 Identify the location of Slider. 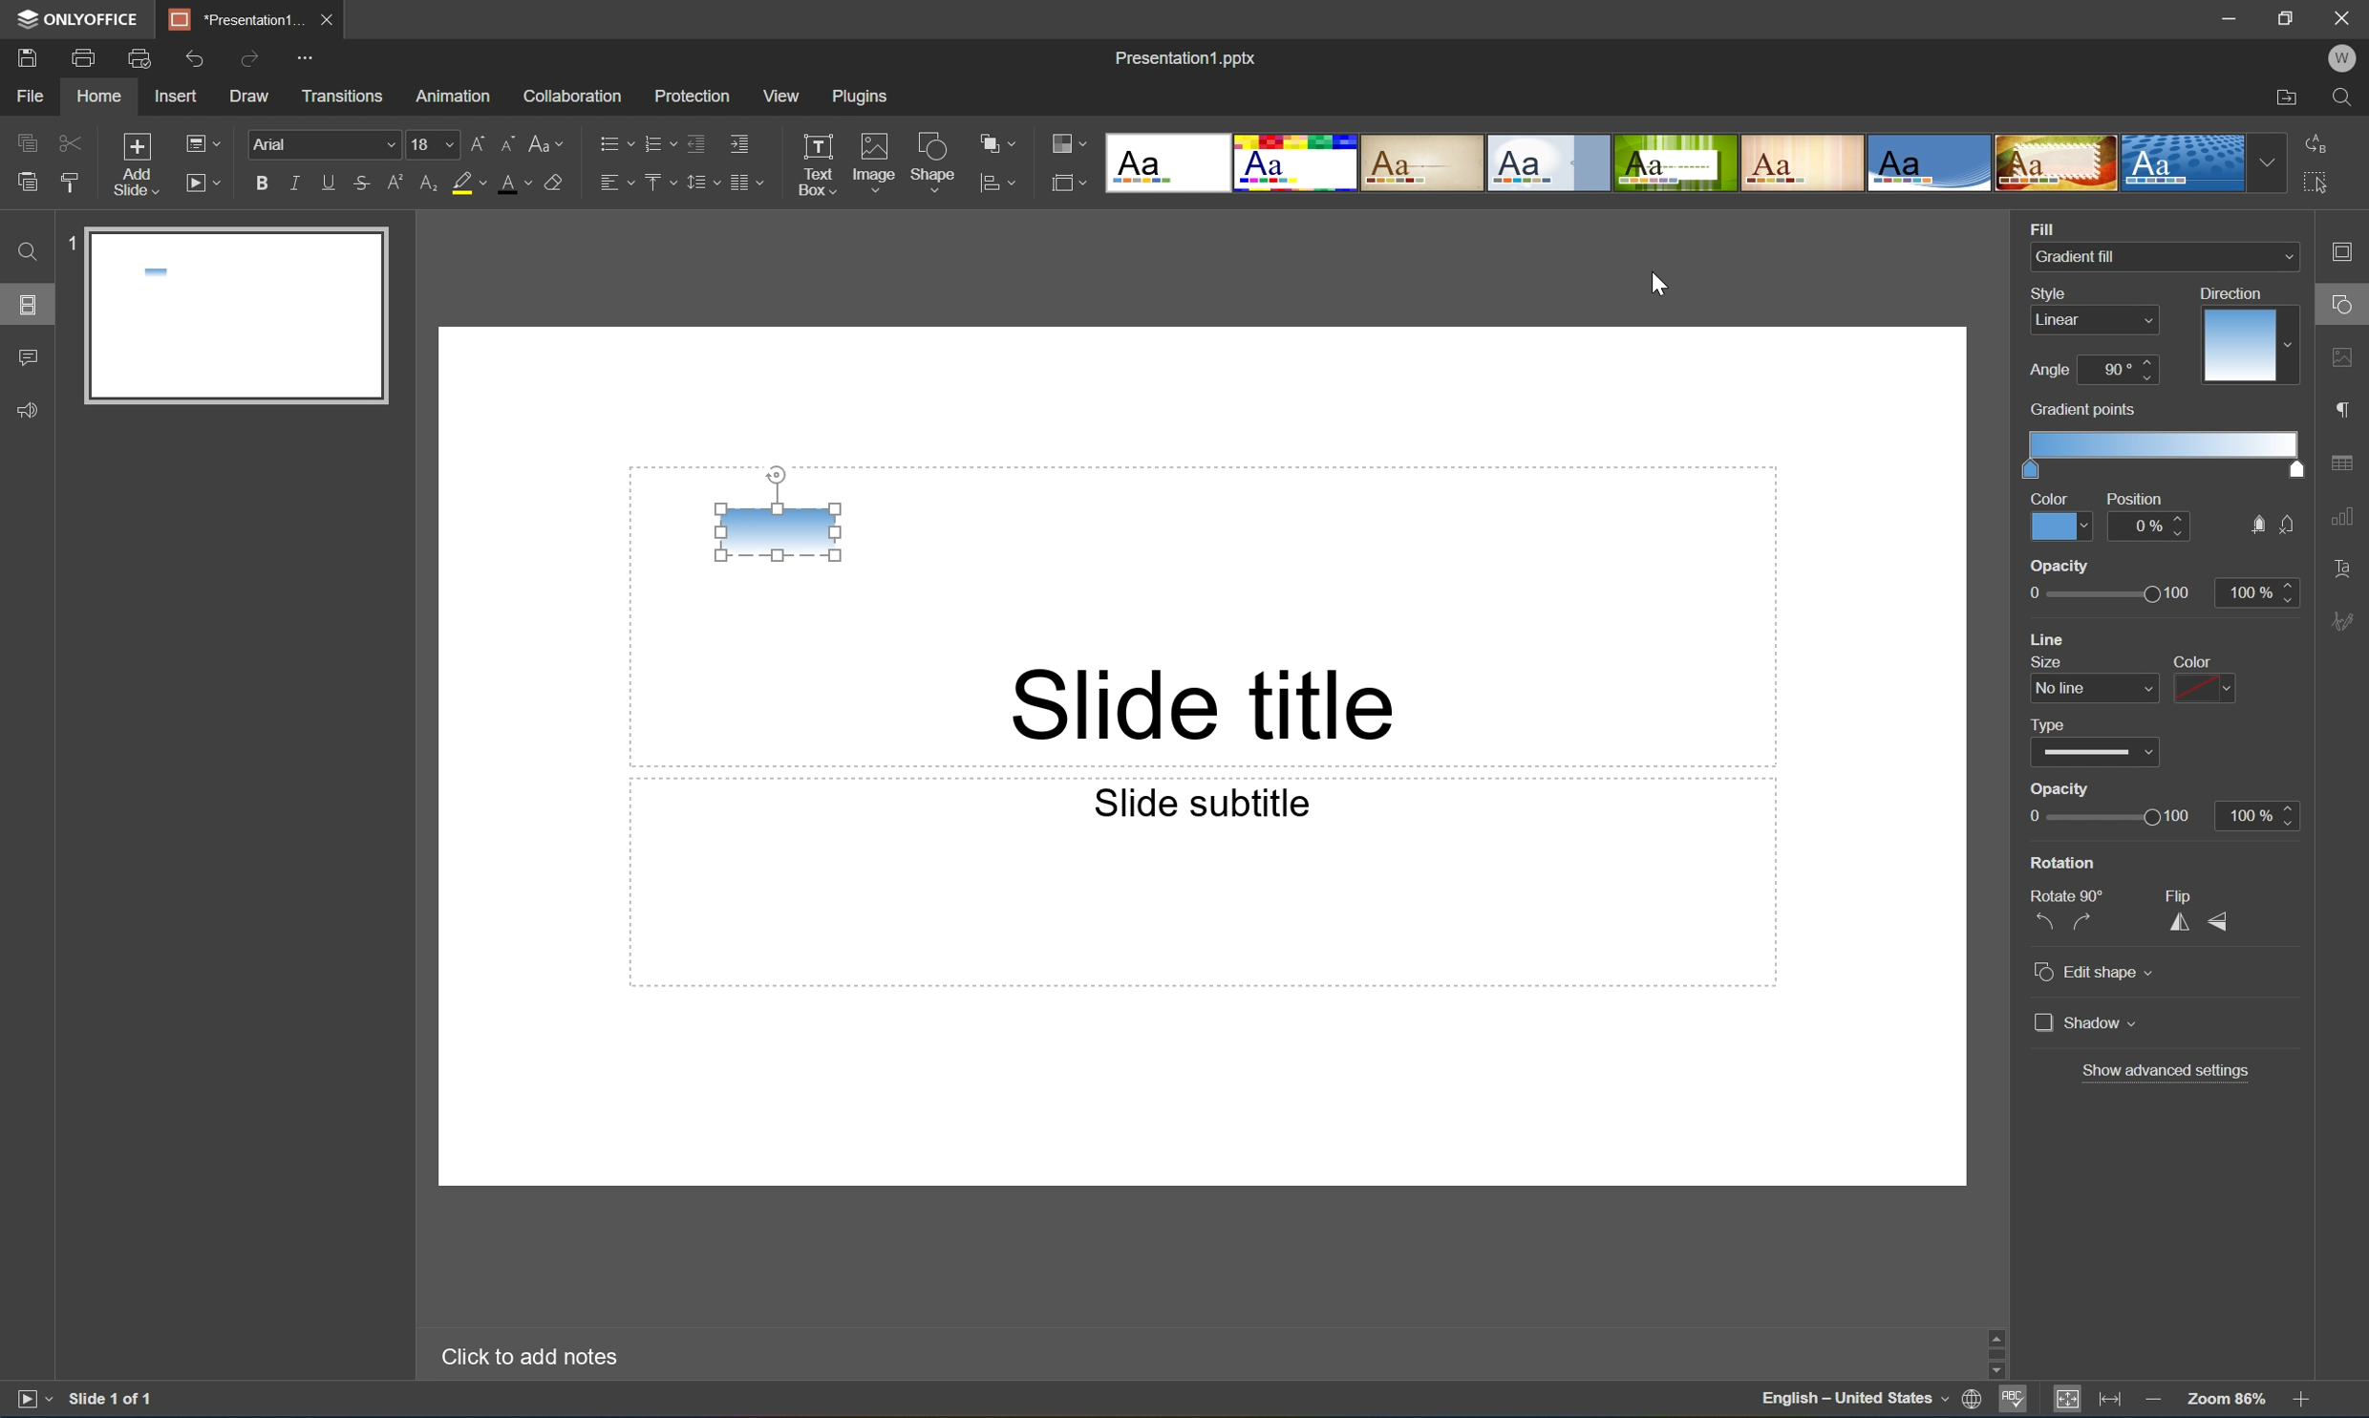
(2106, 818).